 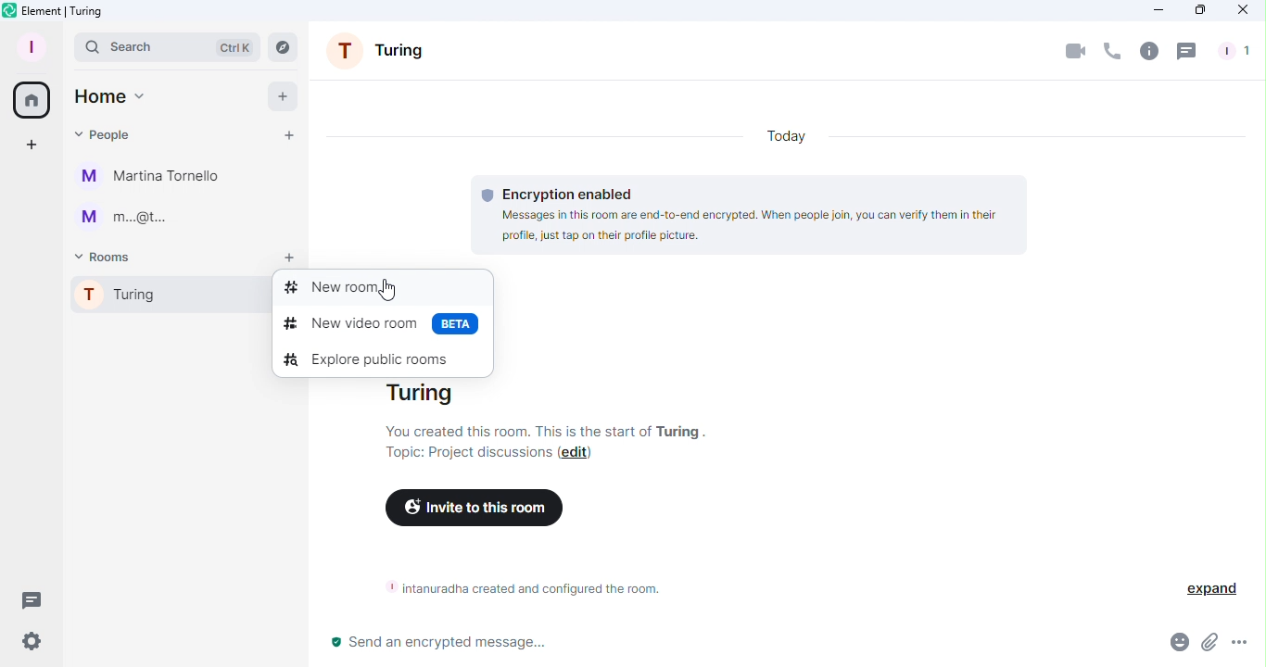 I want to click on Close, so click(x=1243, y=12).